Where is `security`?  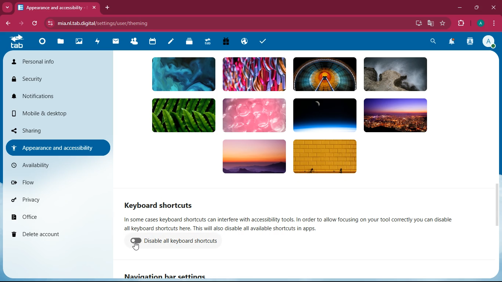
security is located at coordinates (48, 80).